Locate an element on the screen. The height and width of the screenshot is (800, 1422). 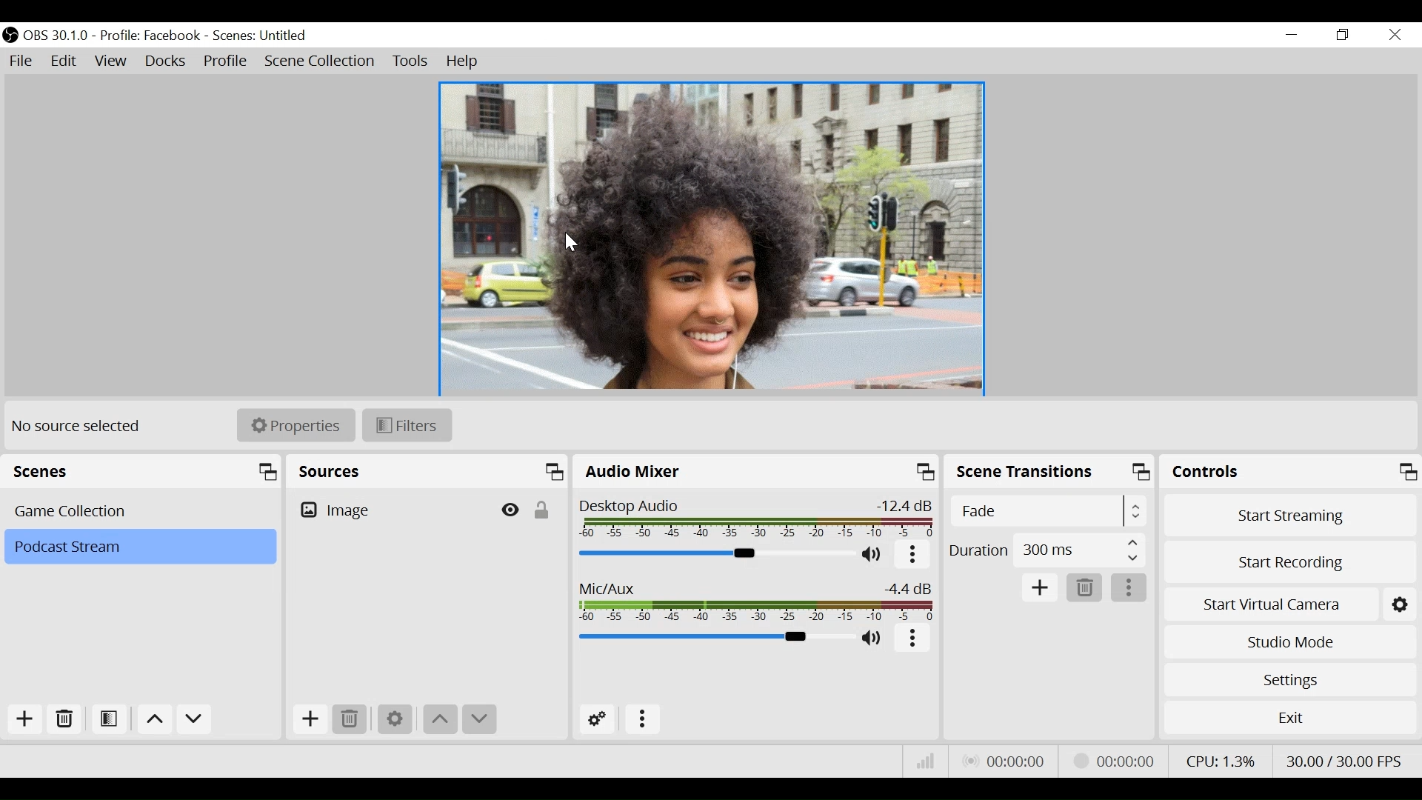
More options is located at coordinates (1131, 587).